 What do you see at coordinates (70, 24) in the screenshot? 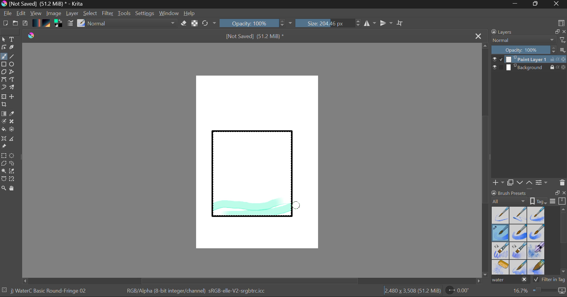
I see `Brush Settings` at bounding box center [70, 24].